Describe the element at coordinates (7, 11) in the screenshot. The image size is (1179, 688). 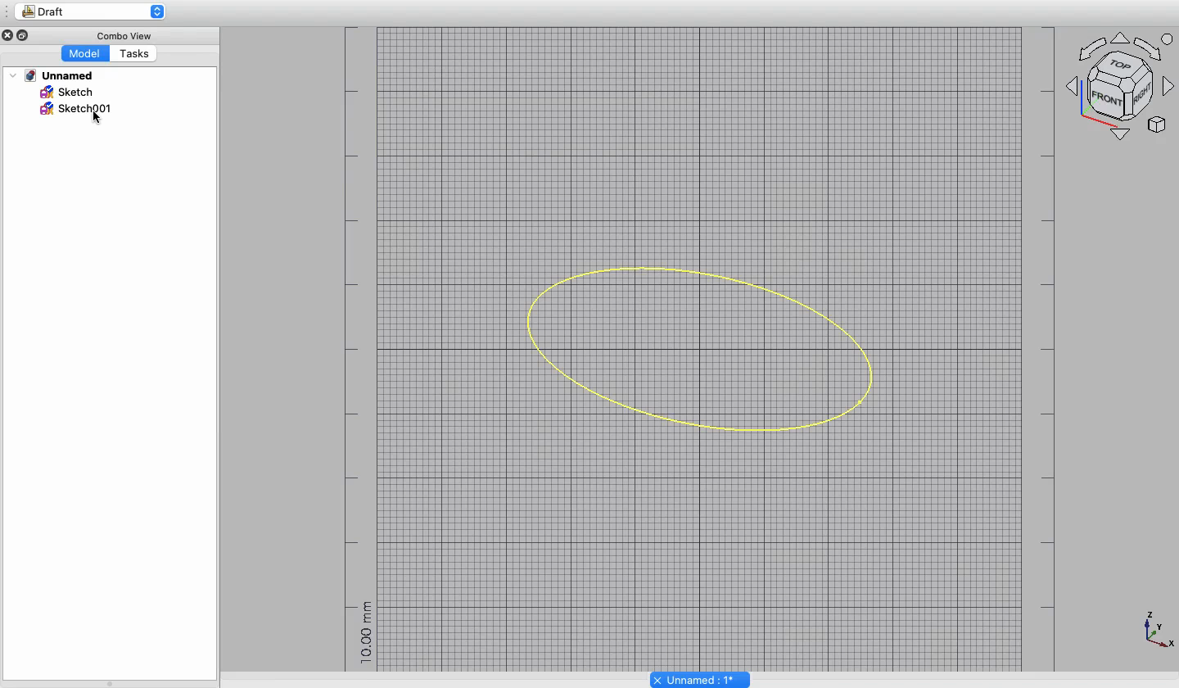
I see `Sidebar` at that location.